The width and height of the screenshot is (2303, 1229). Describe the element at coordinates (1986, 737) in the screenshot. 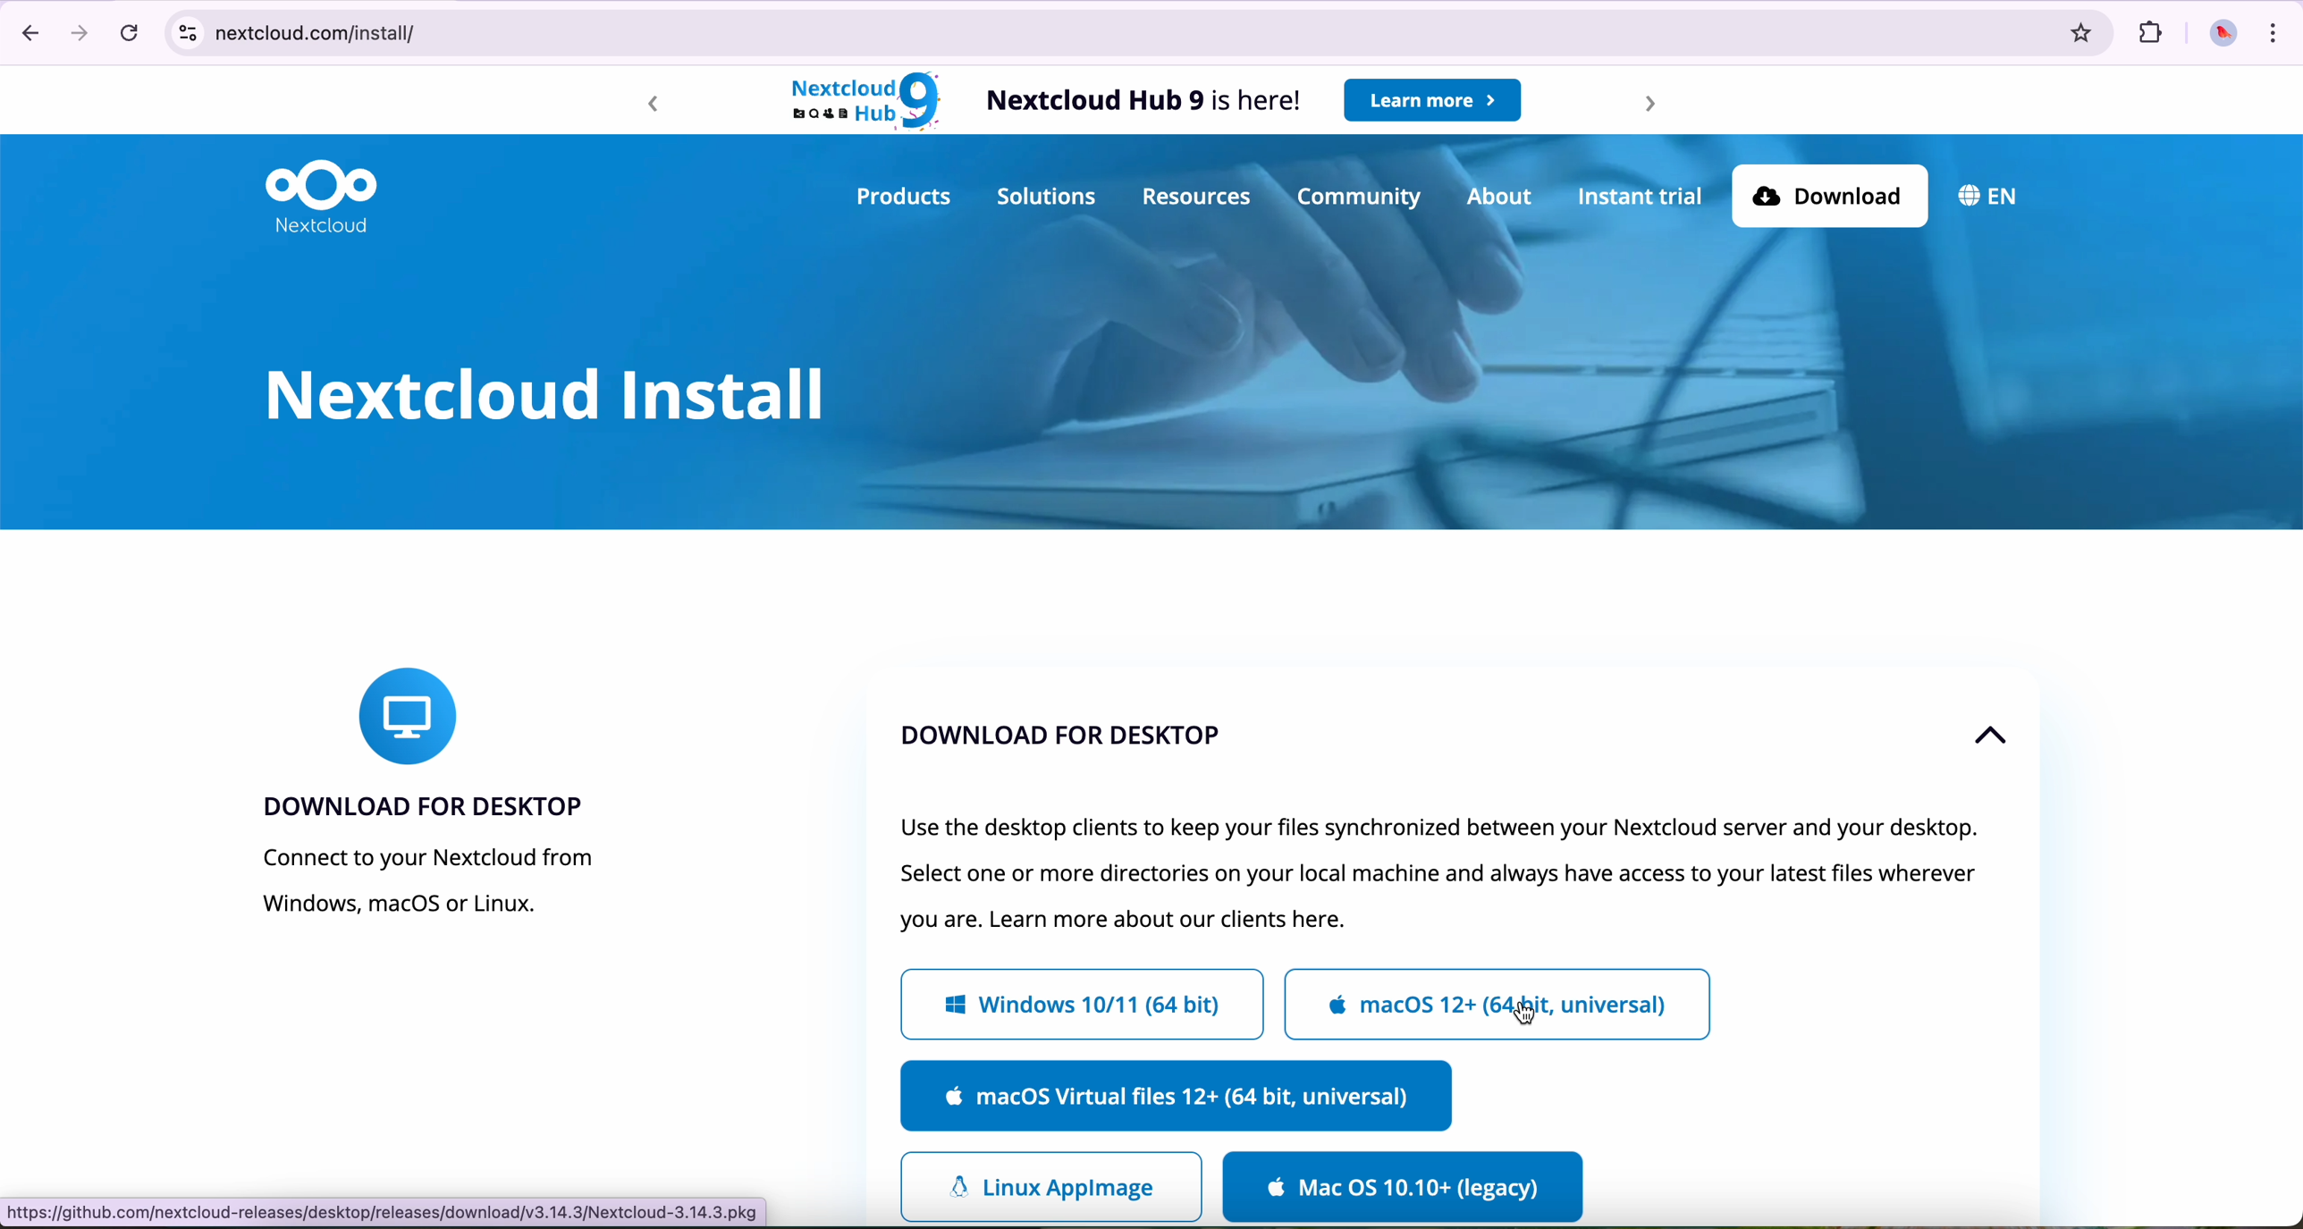

I see `up arrow` at that location.